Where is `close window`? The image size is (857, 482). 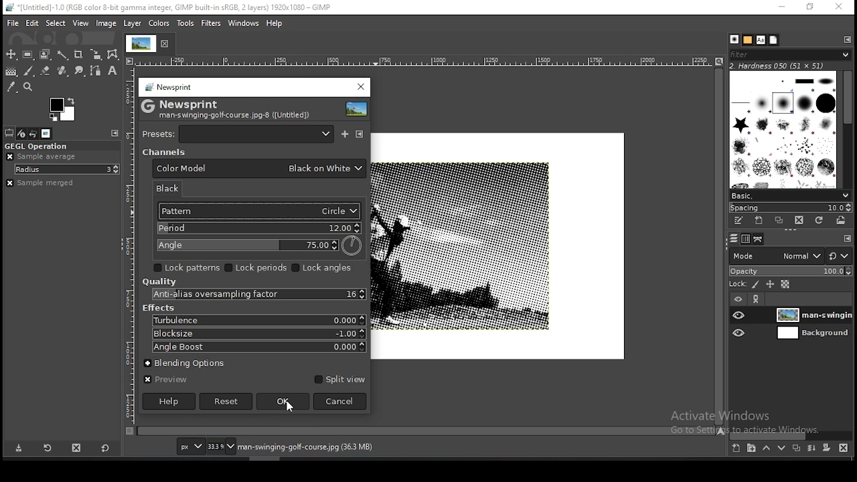 close window is located at coordinates (360, 87).